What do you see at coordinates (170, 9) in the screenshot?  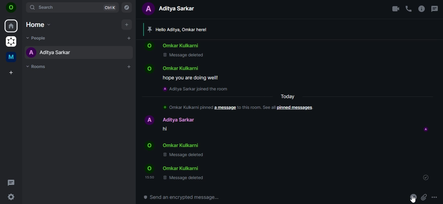 I see `text` at bounding box center [170, 9].